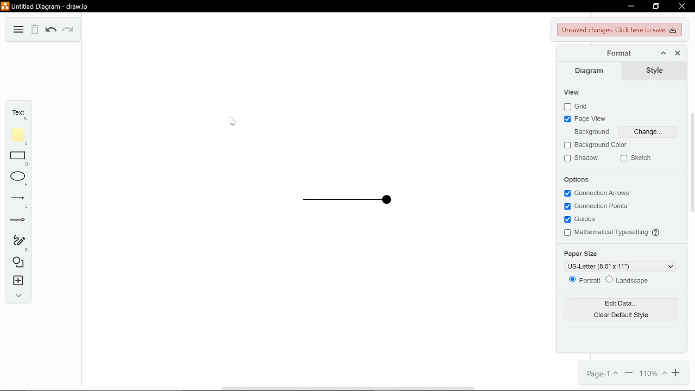 The height and width of the screenshot is (391, 695). I want to click on Close, so click(682, 7).